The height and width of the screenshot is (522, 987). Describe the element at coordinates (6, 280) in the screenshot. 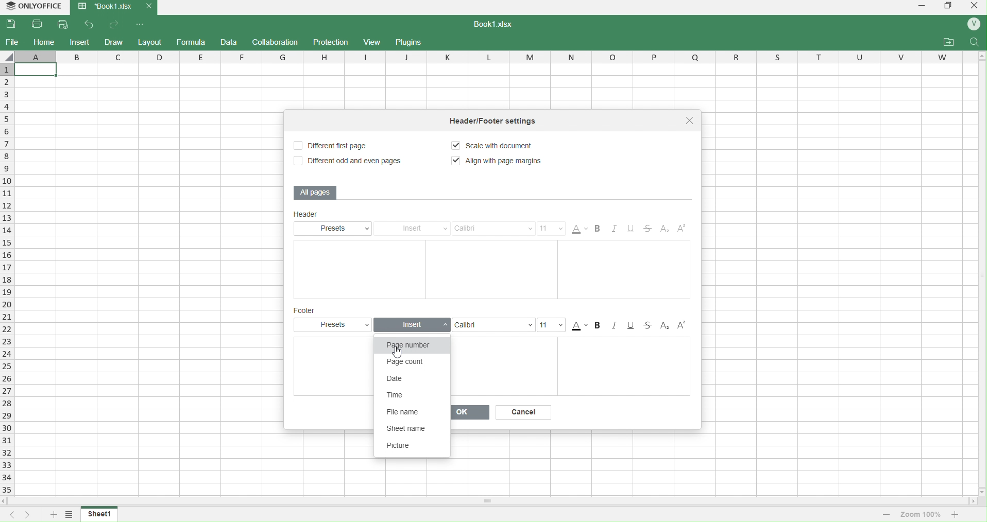

I see `rows` at that location.